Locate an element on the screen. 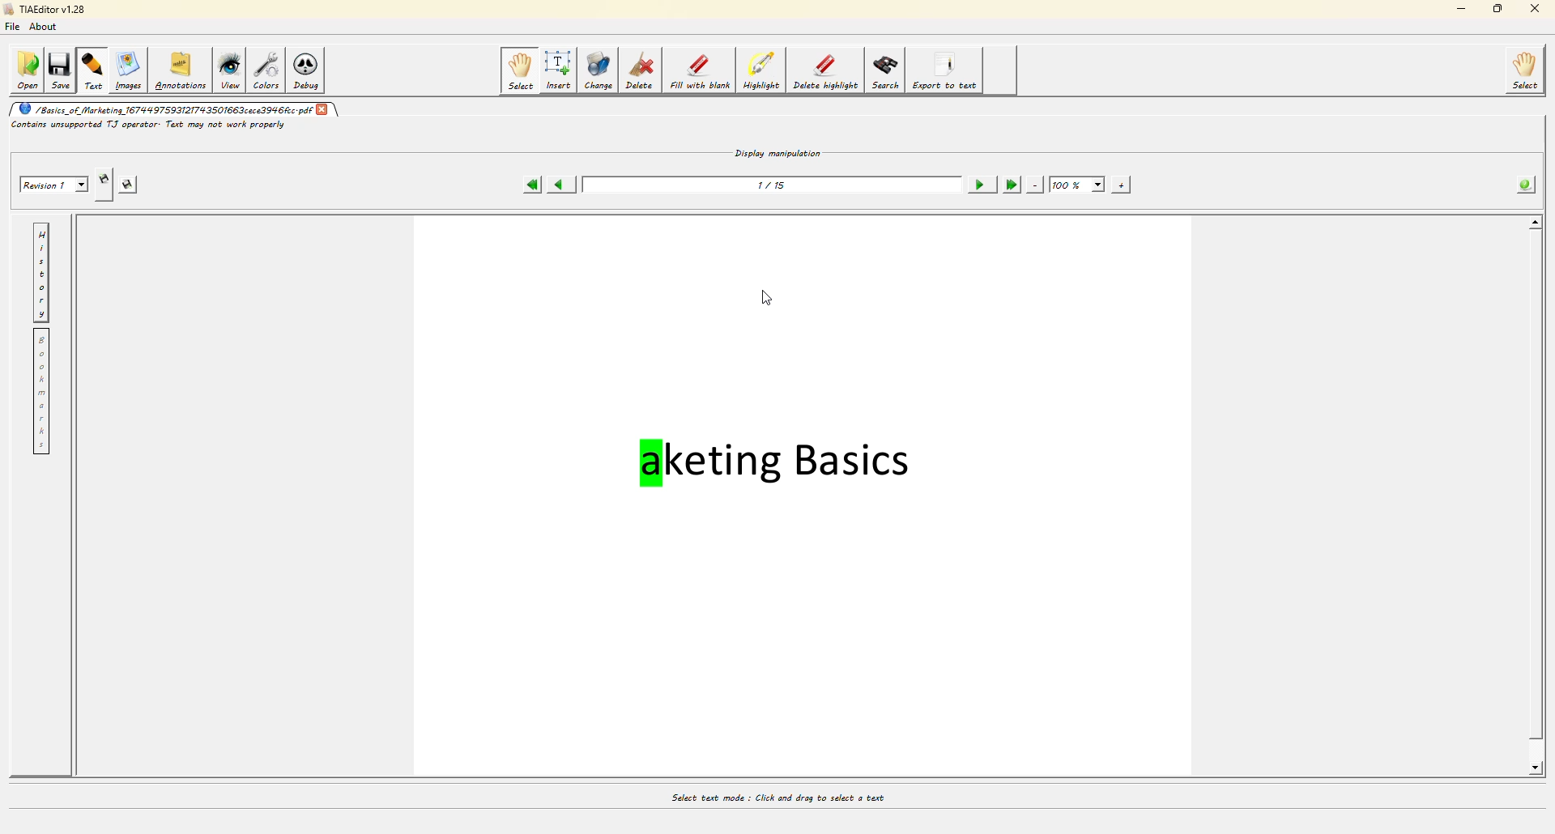 The width and height of the screenshot is (1555, 834). zoom in is located at coordinates (1119, 185).